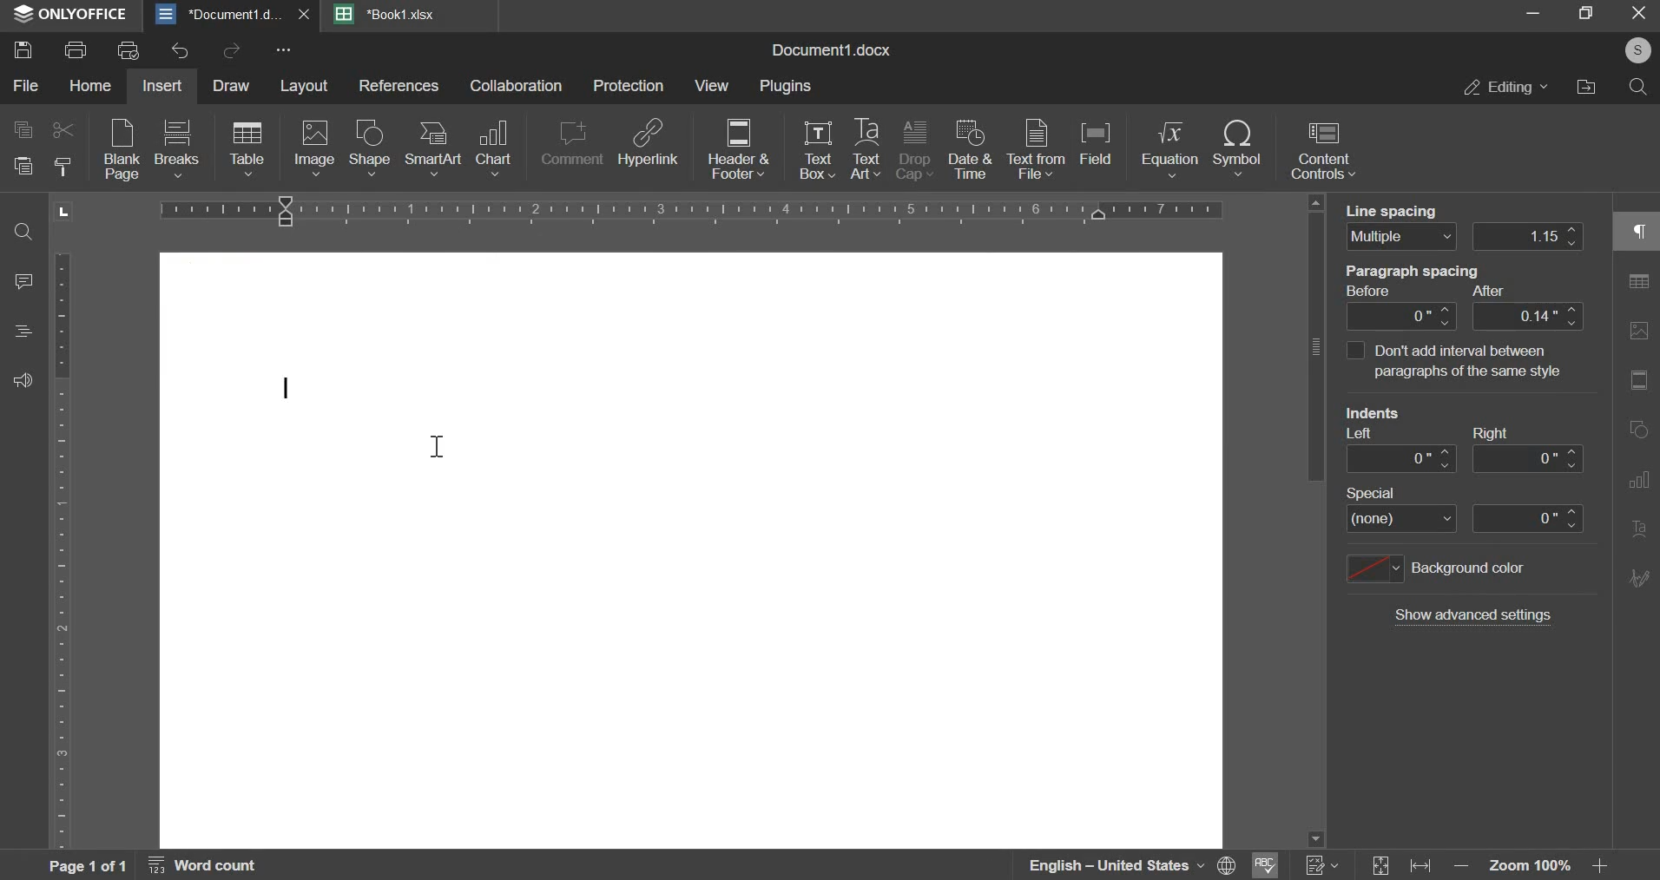  What do you see at coordinates (818, 151) in the screenshot?
I see `text box` at bounding box center [818, 151].